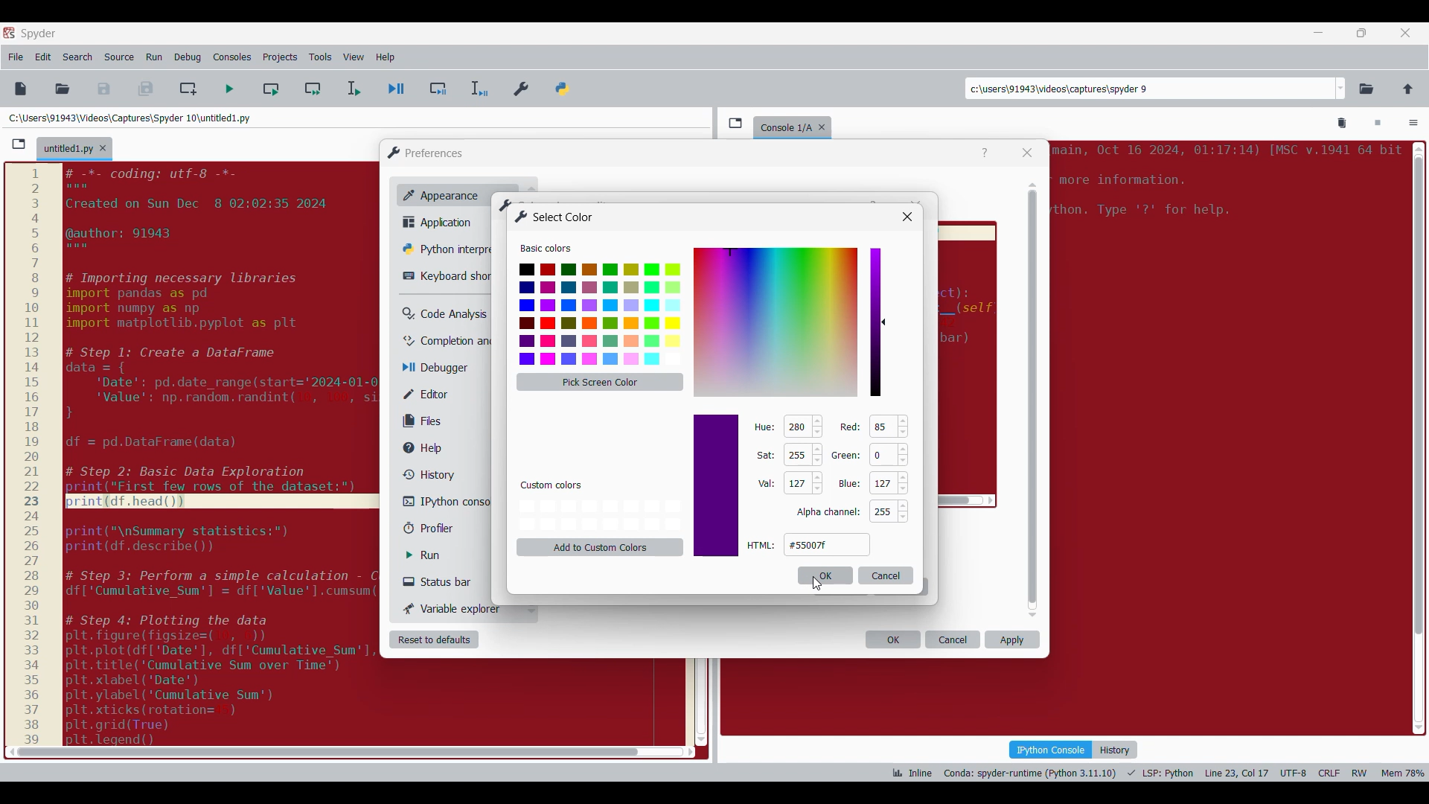 The width and height of the screenshot is (1429, 804). I want to click on OK, so click(893, 639).